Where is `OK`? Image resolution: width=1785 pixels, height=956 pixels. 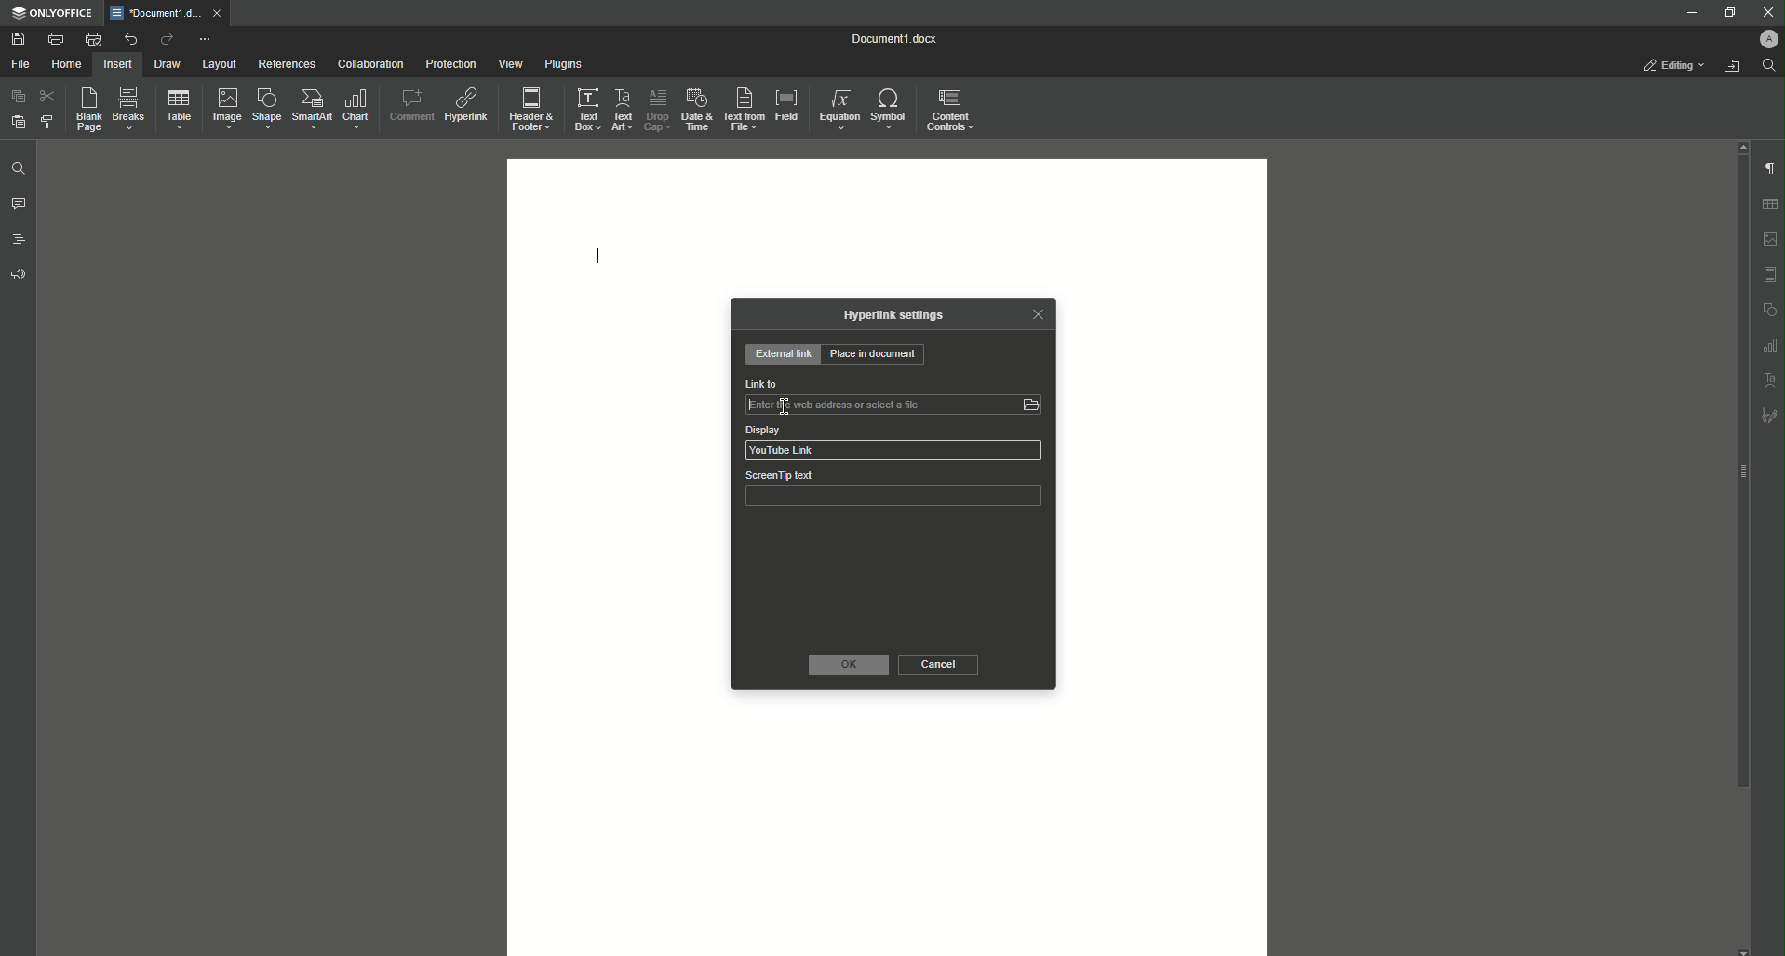 OK is located at coordinates (848, 664).